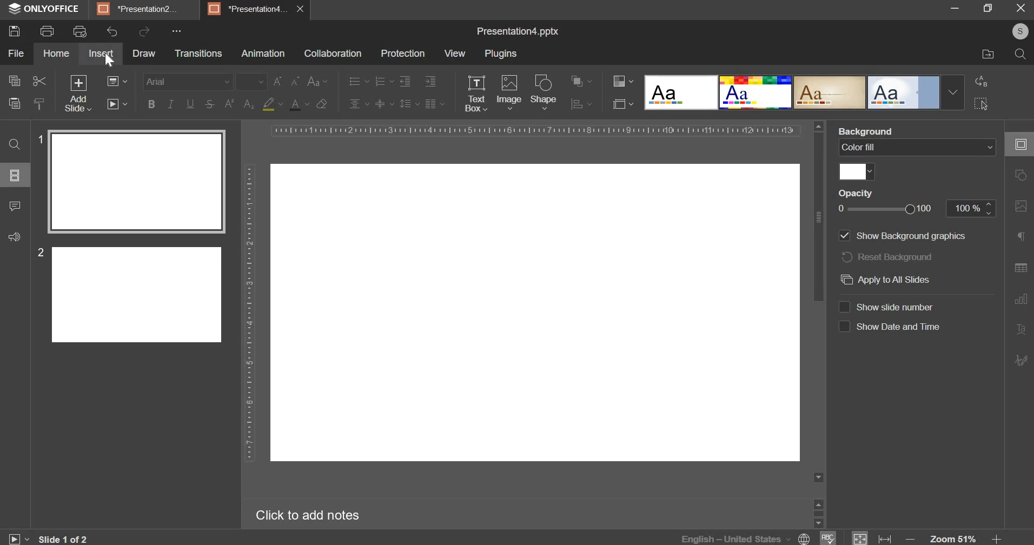 The image size is (1034, 545). I want to click on opacity, so click(917, 208).